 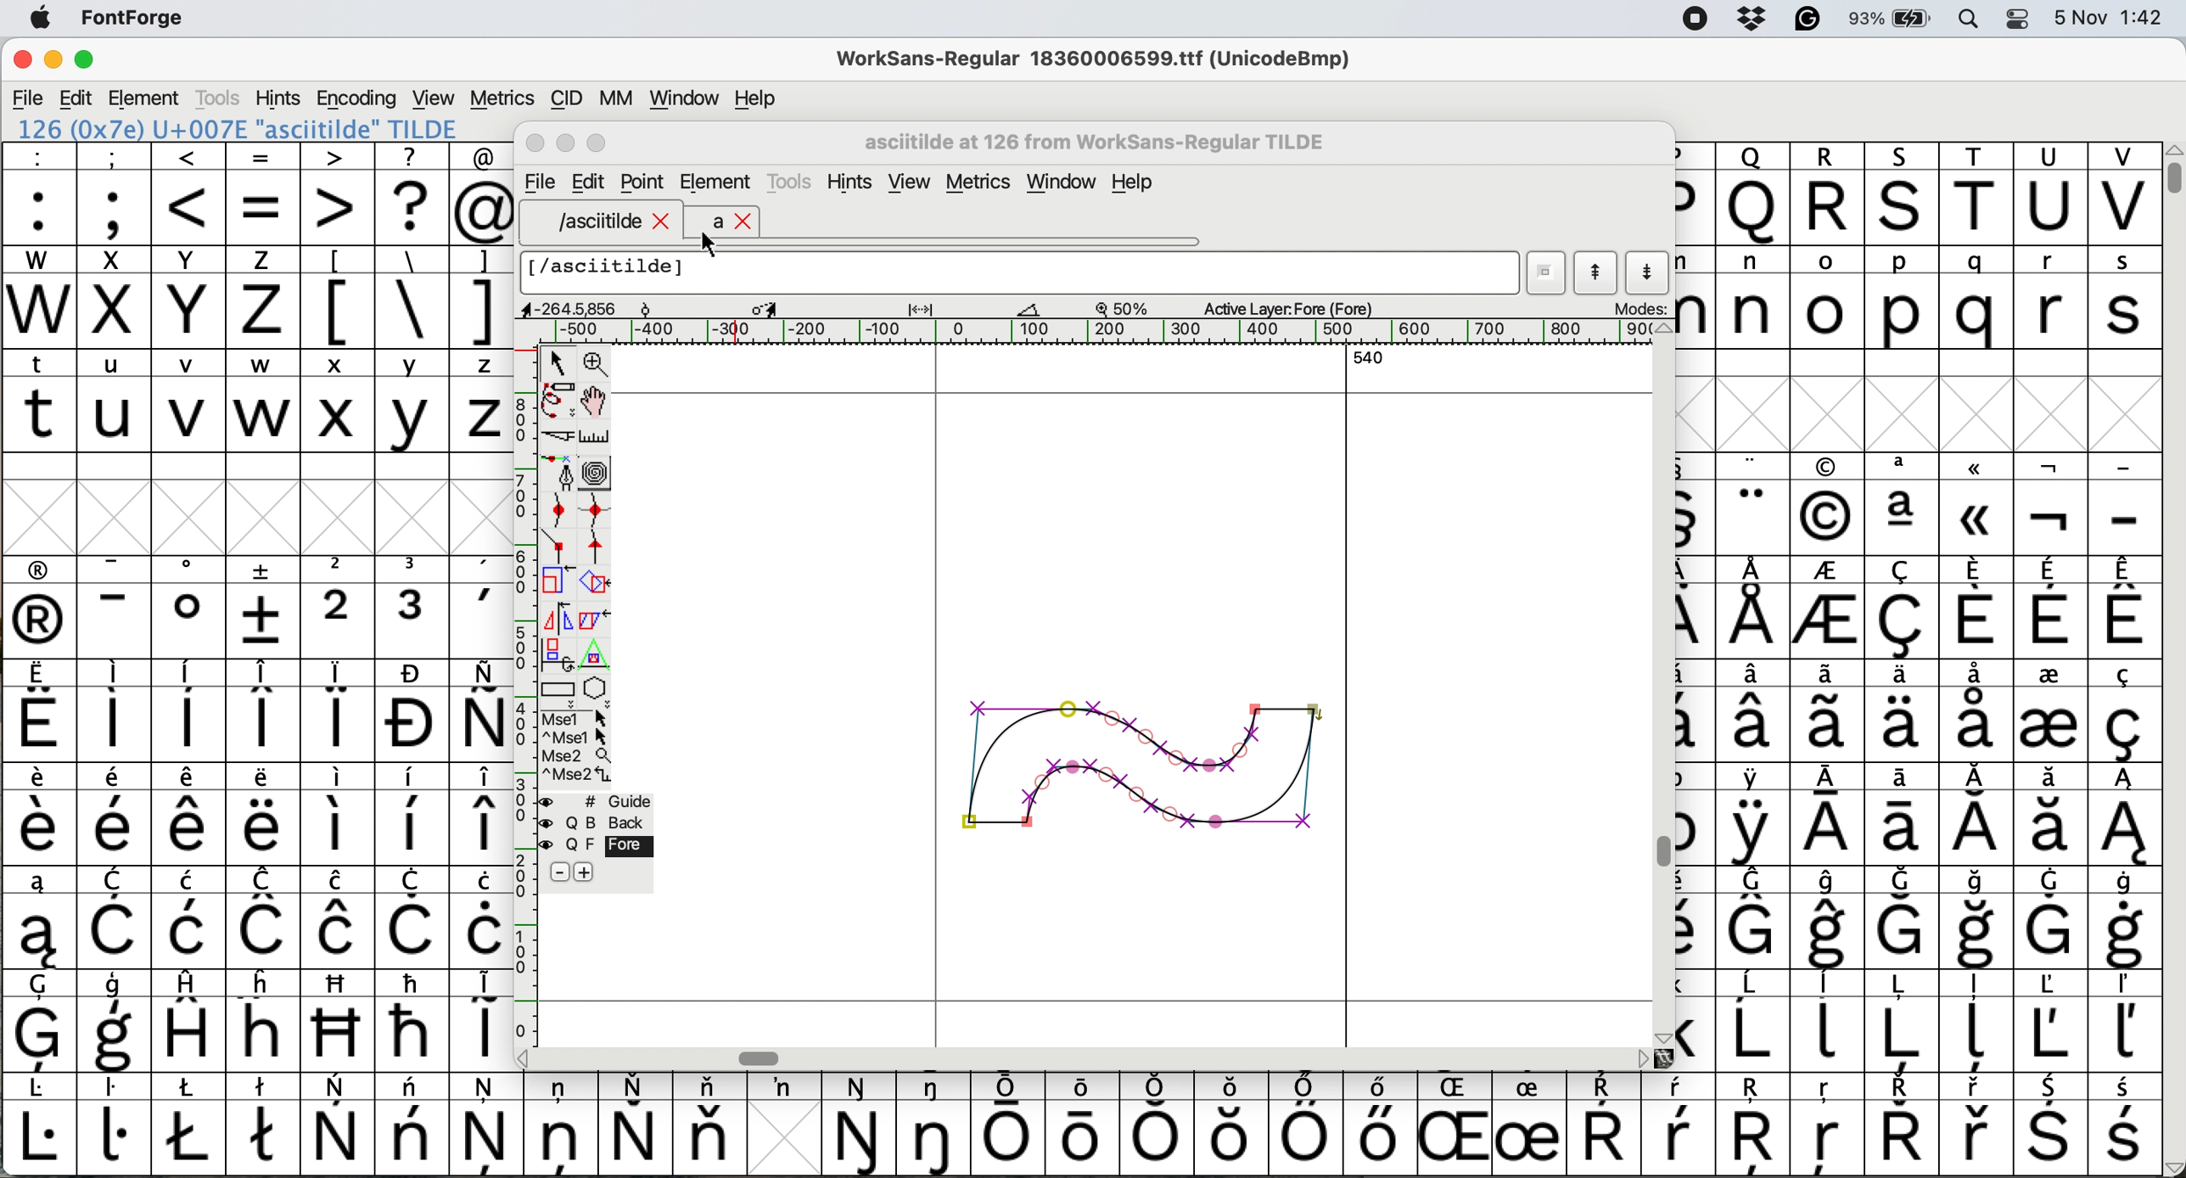 I want to click on a, so click(x=730, y=222).